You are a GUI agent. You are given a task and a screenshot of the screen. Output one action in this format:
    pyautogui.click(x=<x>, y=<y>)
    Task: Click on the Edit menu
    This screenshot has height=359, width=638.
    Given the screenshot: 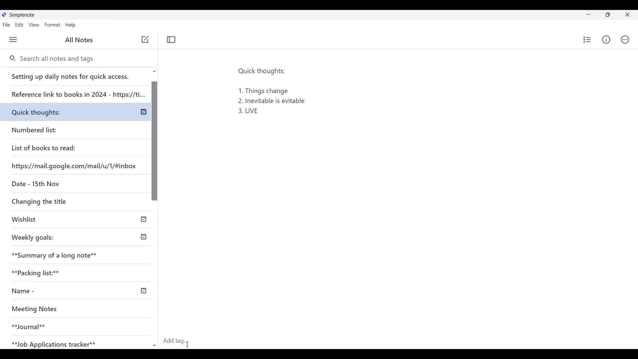 What is the action you would take?
    pyautogui.click(x=19, y=25)
    